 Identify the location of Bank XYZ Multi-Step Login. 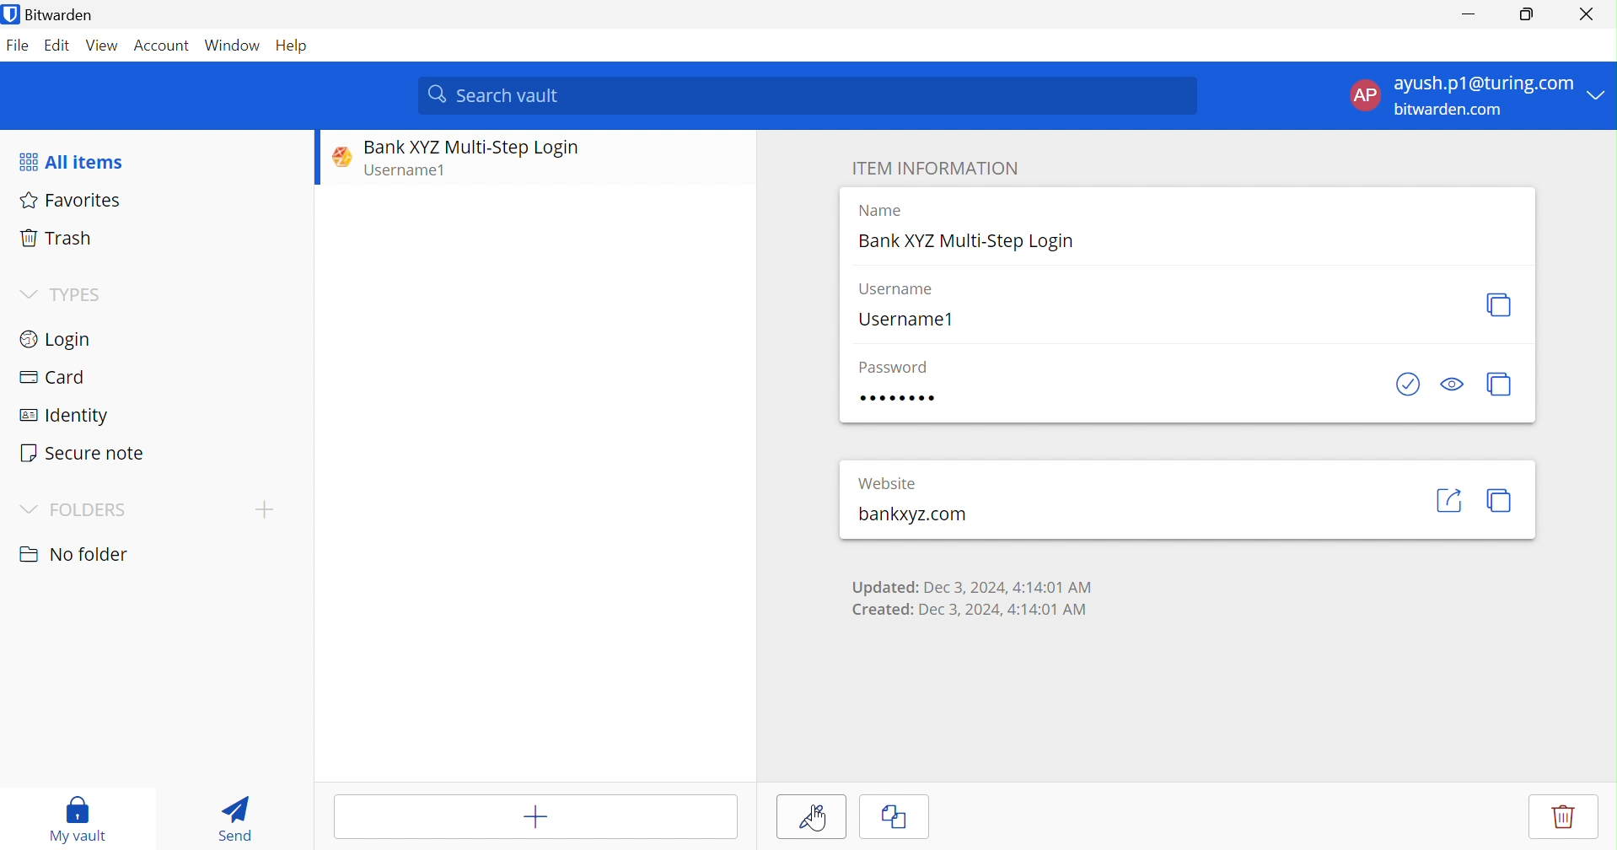
(970, 242).